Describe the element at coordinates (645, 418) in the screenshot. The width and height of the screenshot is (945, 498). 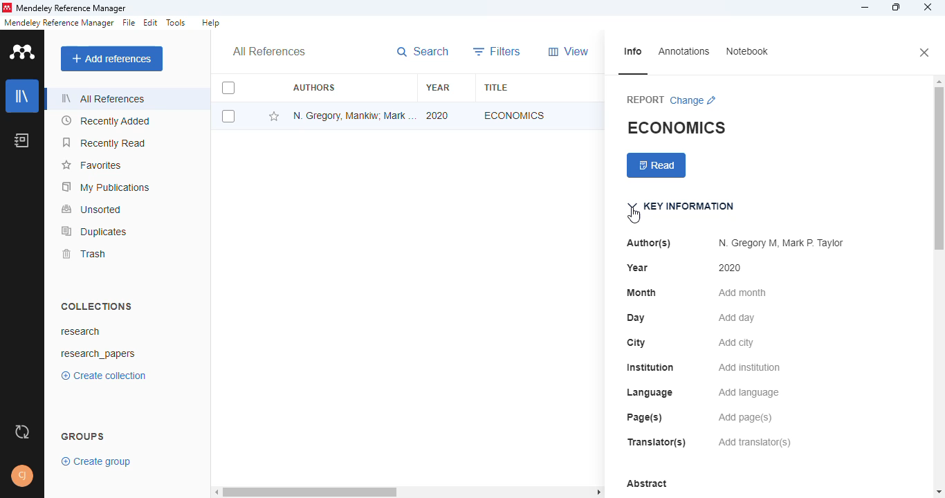
I see `page(s)` at that location.